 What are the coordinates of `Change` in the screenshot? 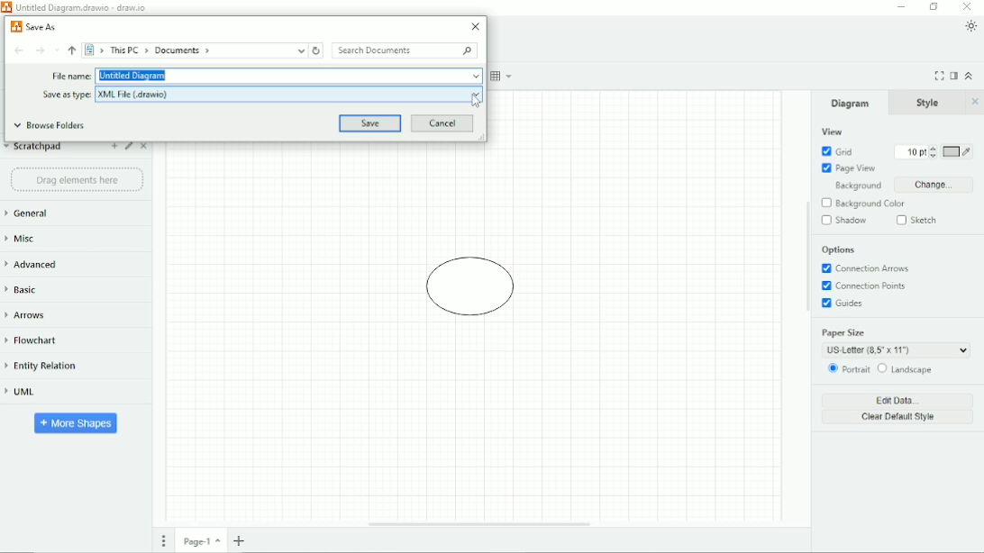 It's located at (938, 185).